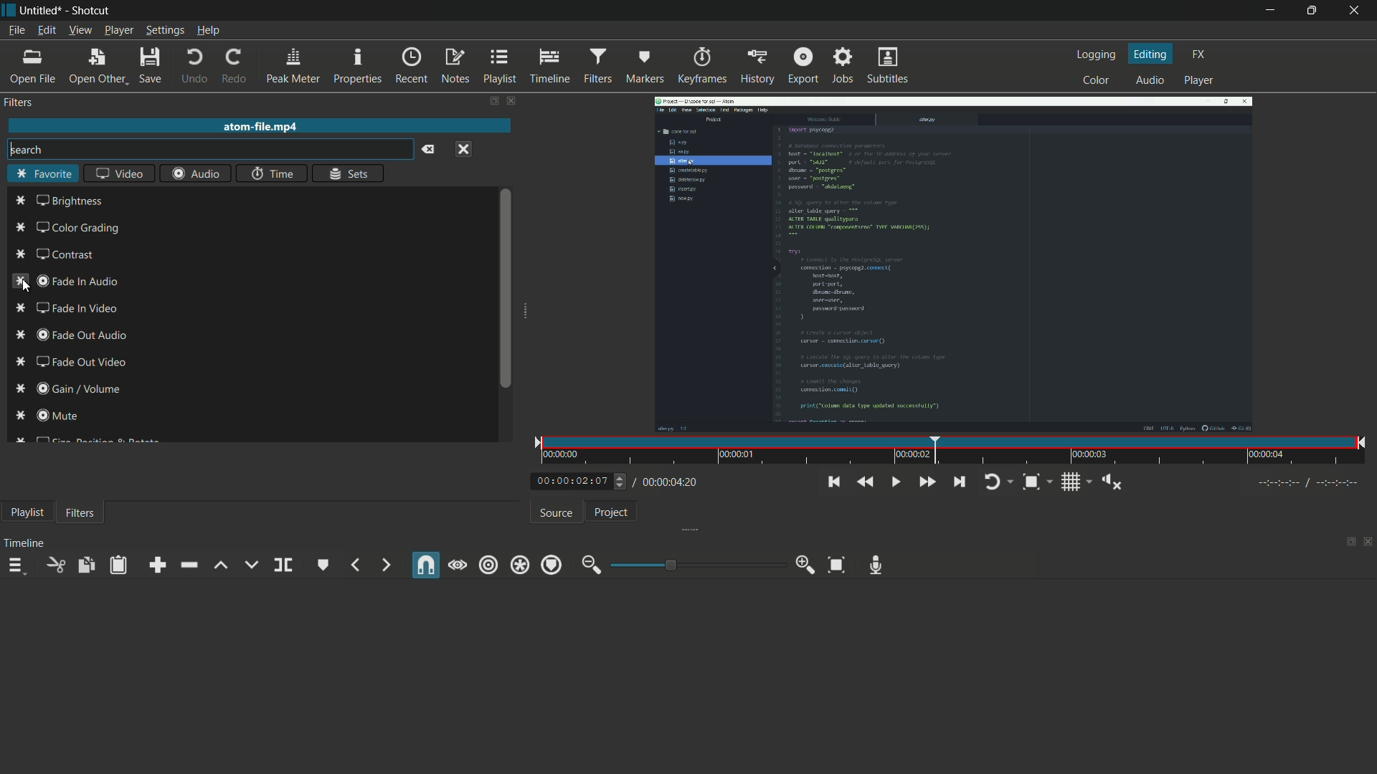 The width and height of the screenshot is (1377, 774). I want to click on playlist, so click(25, 512).